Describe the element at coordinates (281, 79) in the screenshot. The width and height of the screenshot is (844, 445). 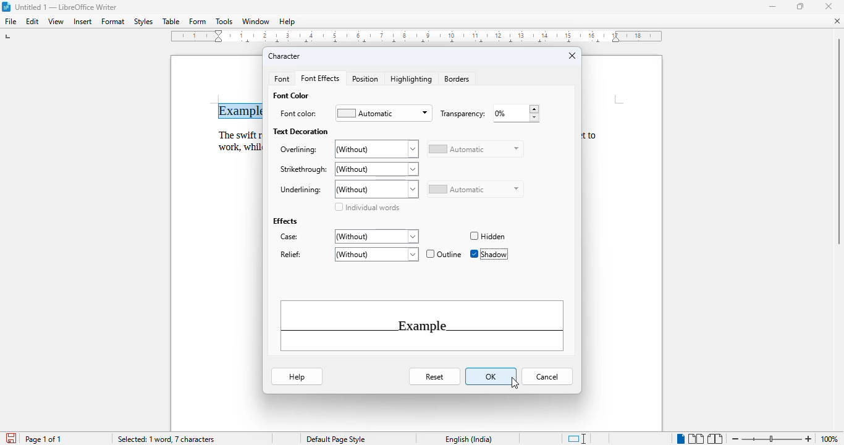
I see `font` at that location.